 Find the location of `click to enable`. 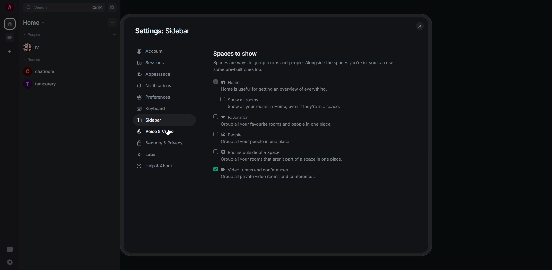

click to enable is located at coordinates (216, 152).